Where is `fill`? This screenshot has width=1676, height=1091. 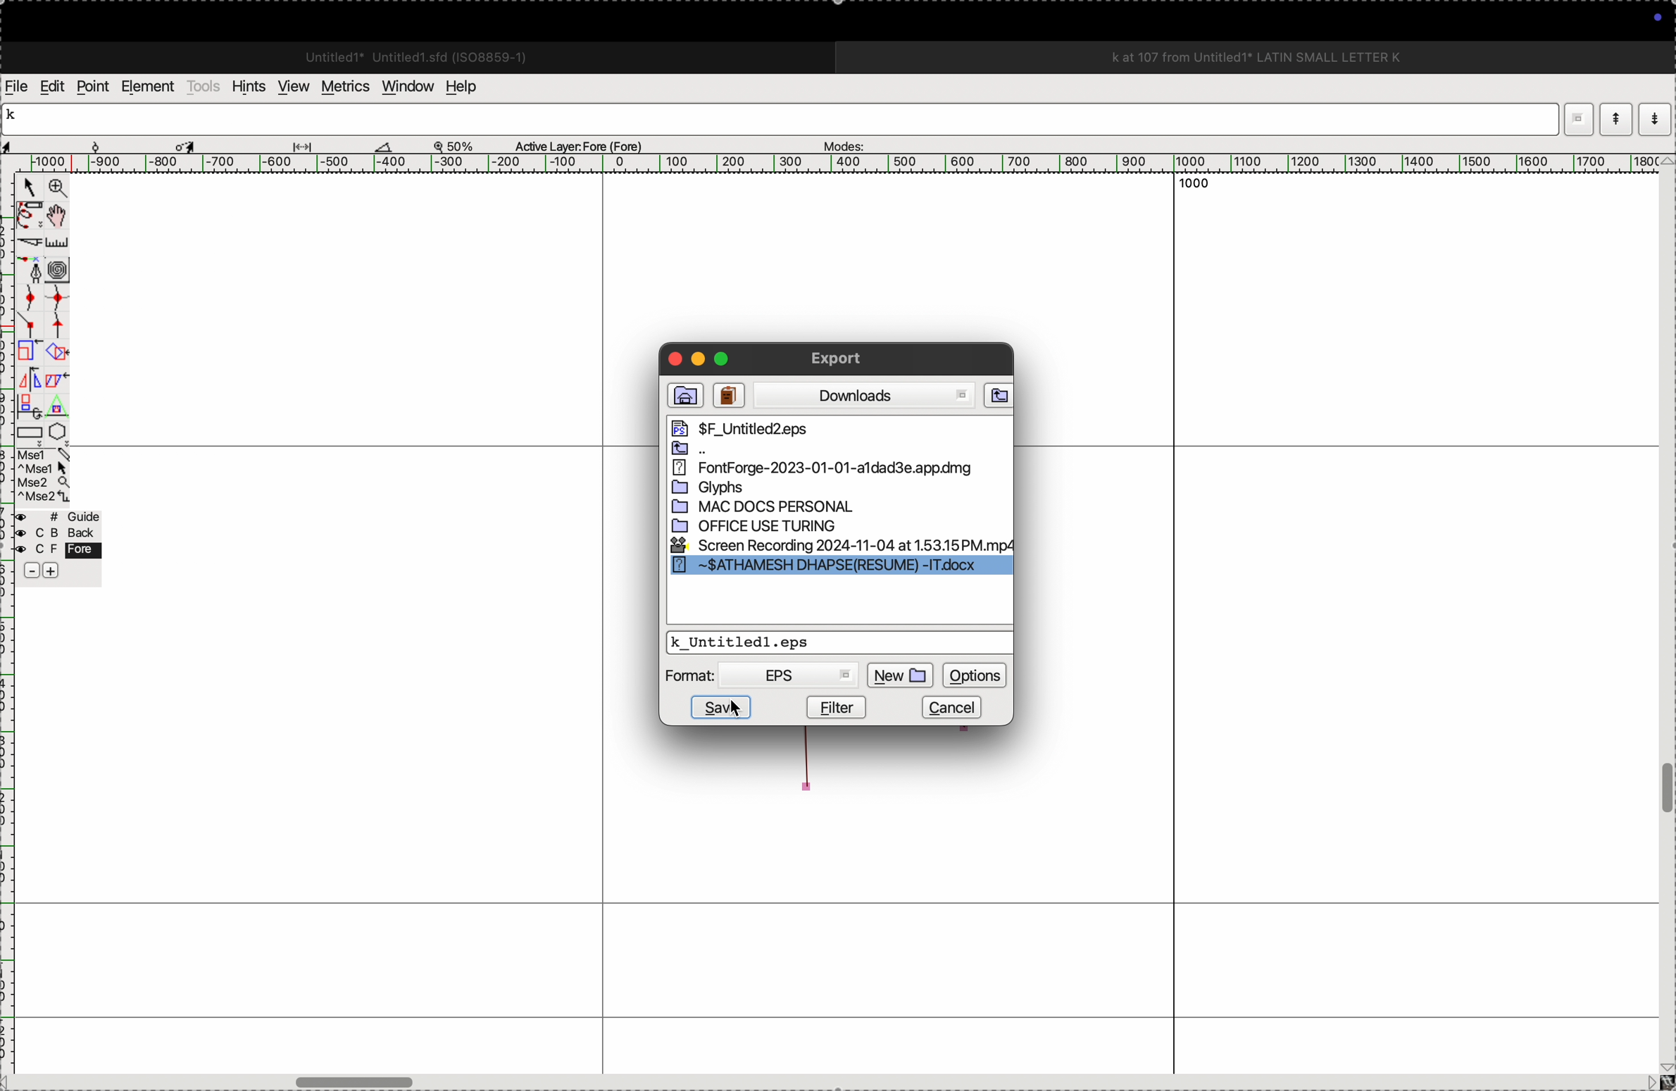
fill is located at coordinates (59, 351).